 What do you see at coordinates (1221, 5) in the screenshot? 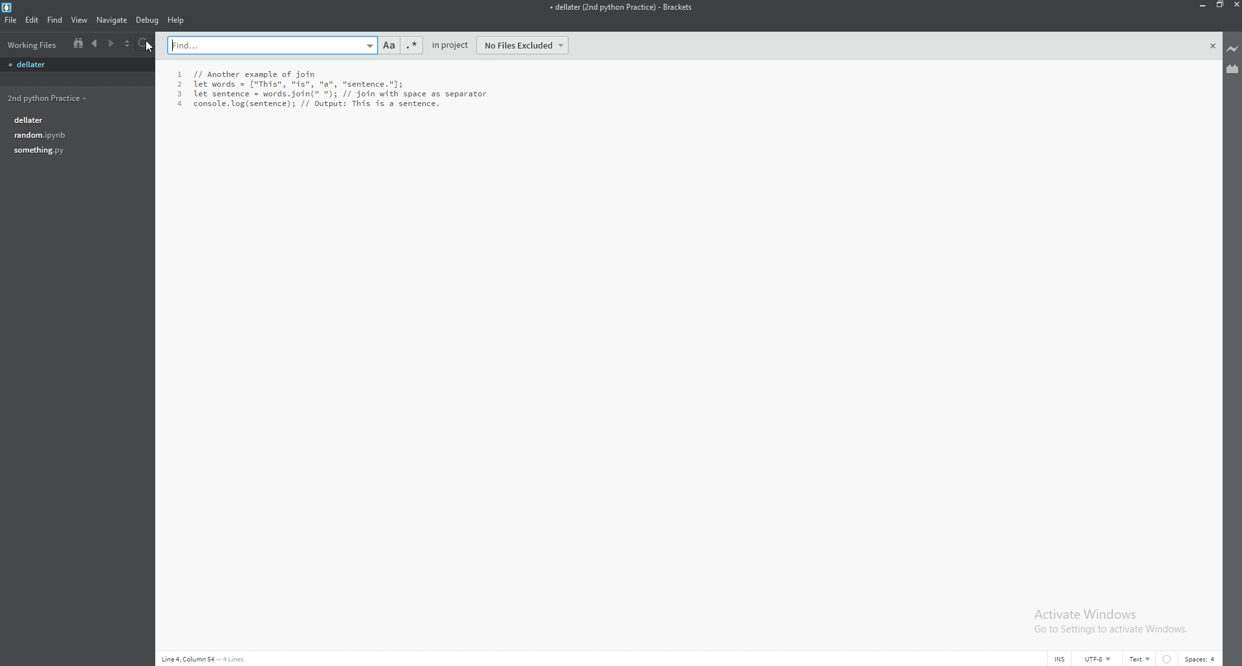
I see `resize` at bounding box center [1221, 5].